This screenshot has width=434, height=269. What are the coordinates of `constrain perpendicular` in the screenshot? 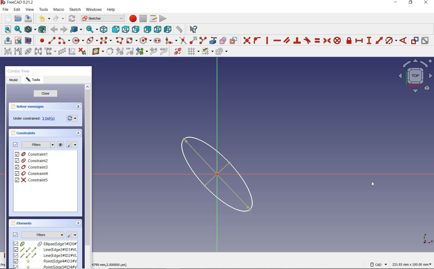 It's located at (297, 40).